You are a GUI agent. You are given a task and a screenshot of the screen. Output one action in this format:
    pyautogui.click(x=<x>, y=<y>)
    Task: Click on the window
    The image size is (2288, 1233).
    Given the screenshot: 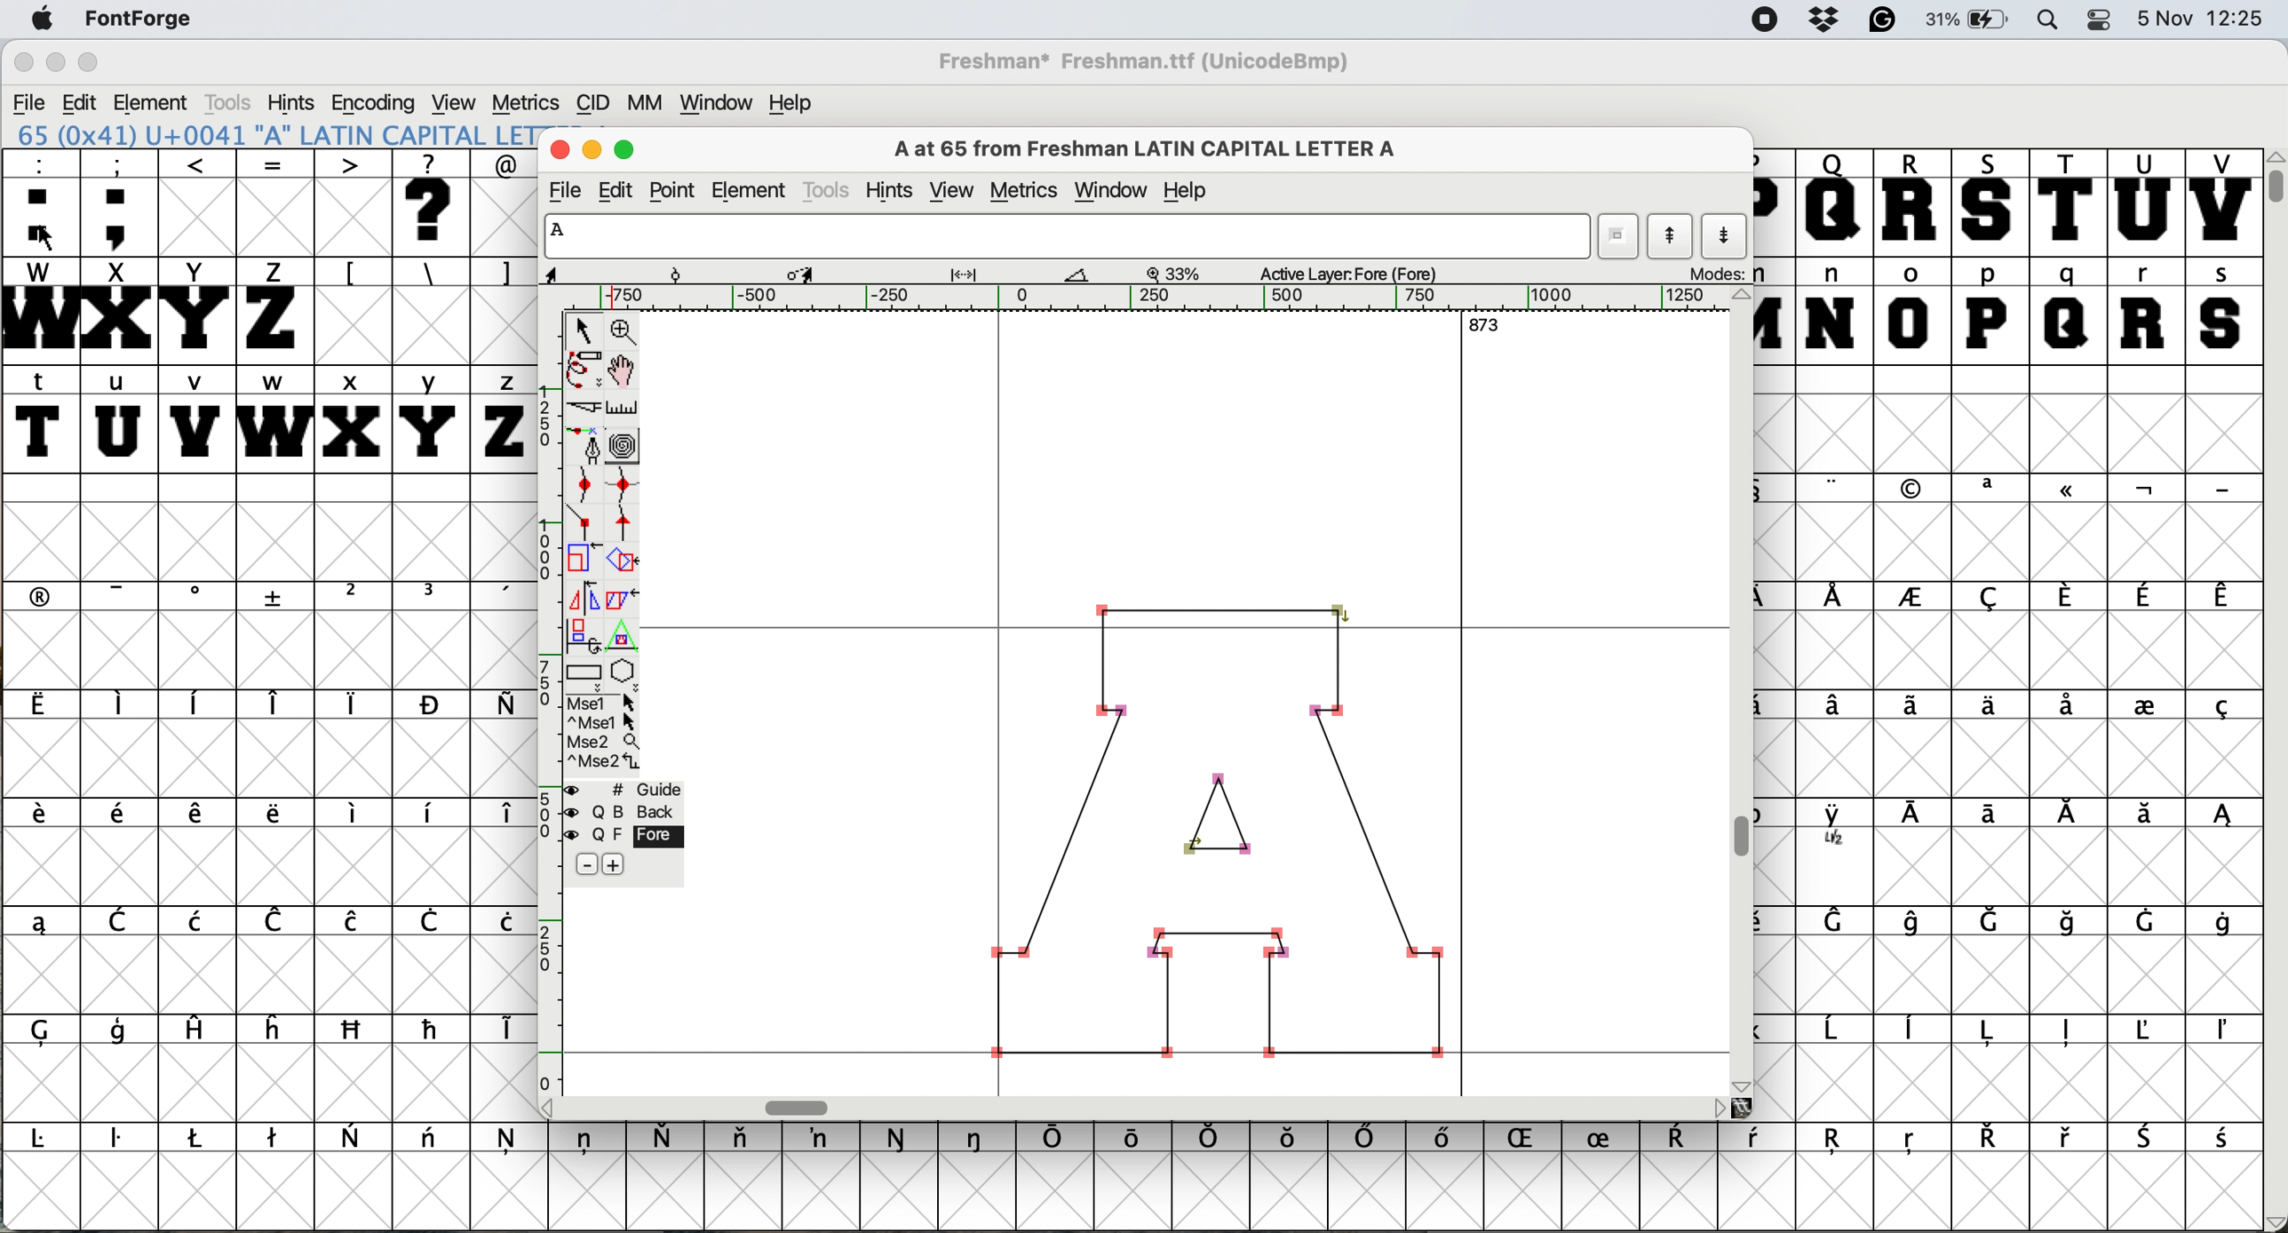 What is the action you would take?
    pyautogui.click(x=719, y=99)
    